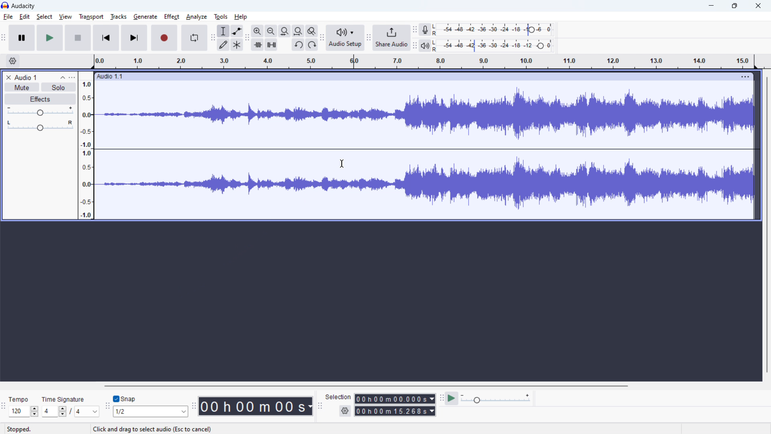  Describe the element at coordinates (196, 17) in the screenshot. I see `analyze` at that location.